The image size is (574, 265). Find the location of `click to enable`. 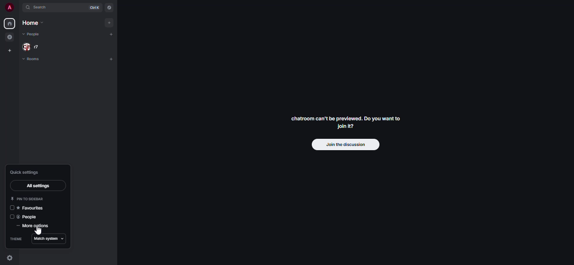

click to enable is located at coordinates (12, 208).